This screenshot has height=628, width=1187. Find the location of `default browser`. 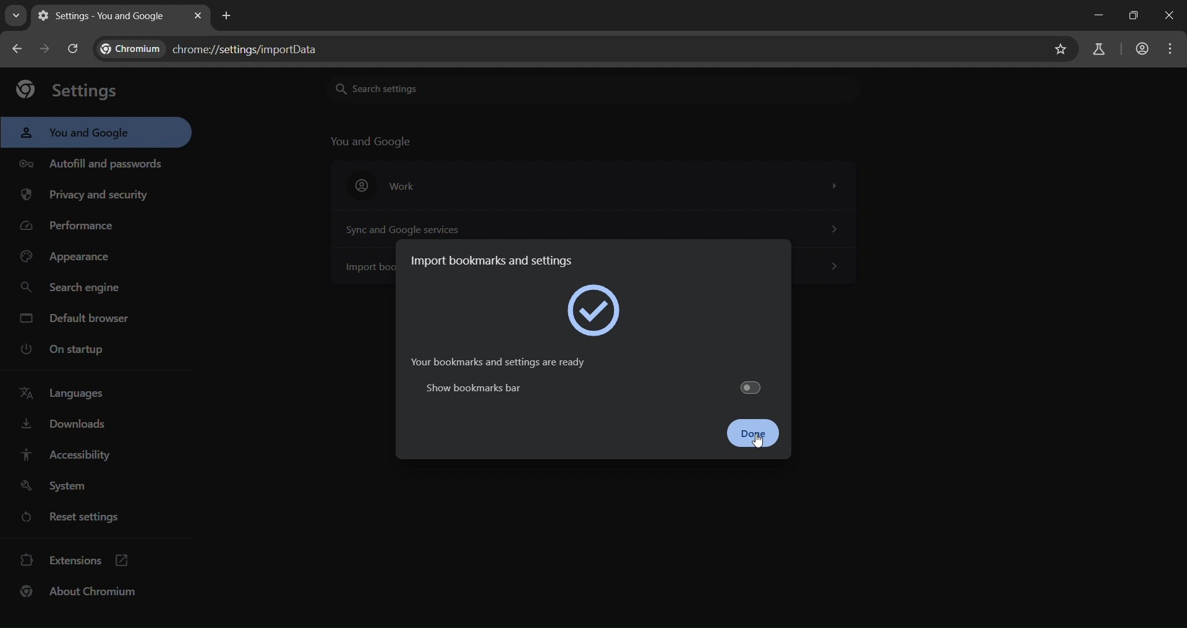

default browser is located at coordinates (80, 318).